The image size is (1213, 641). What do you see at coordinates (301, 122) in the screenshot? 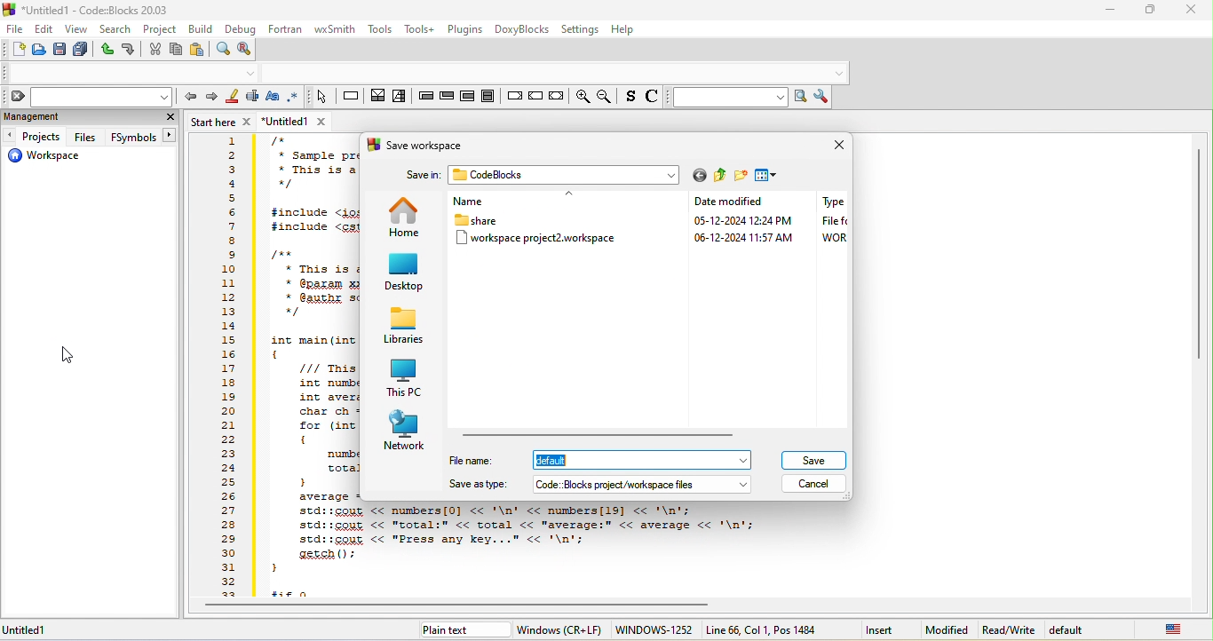
I see `untitled 1` at bounding box center [301, 122].